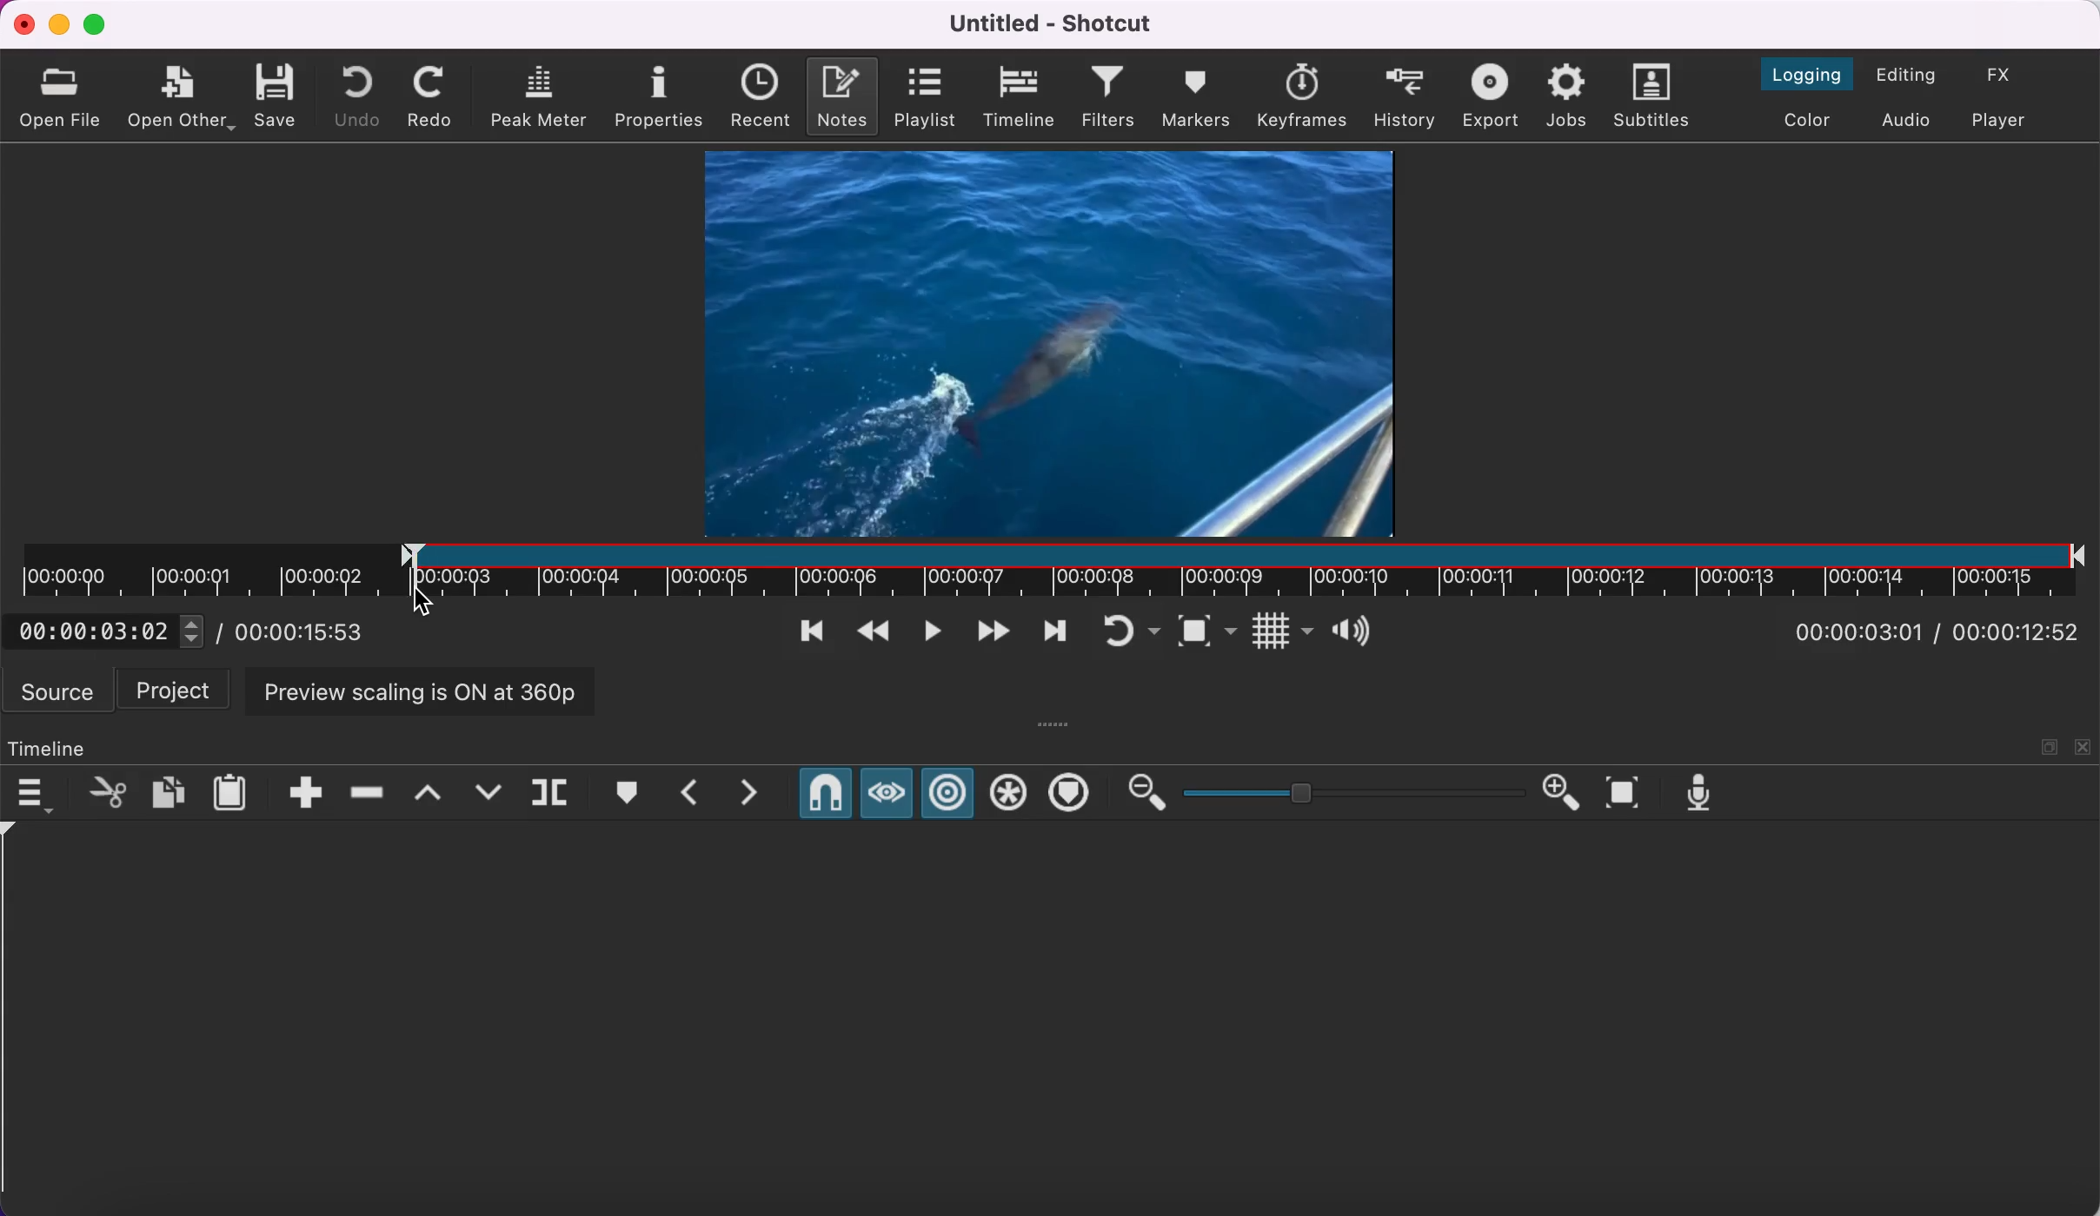 This screenshot has width=2100, height=1216. I want to click on scrub while dragging, so click(887, 791).